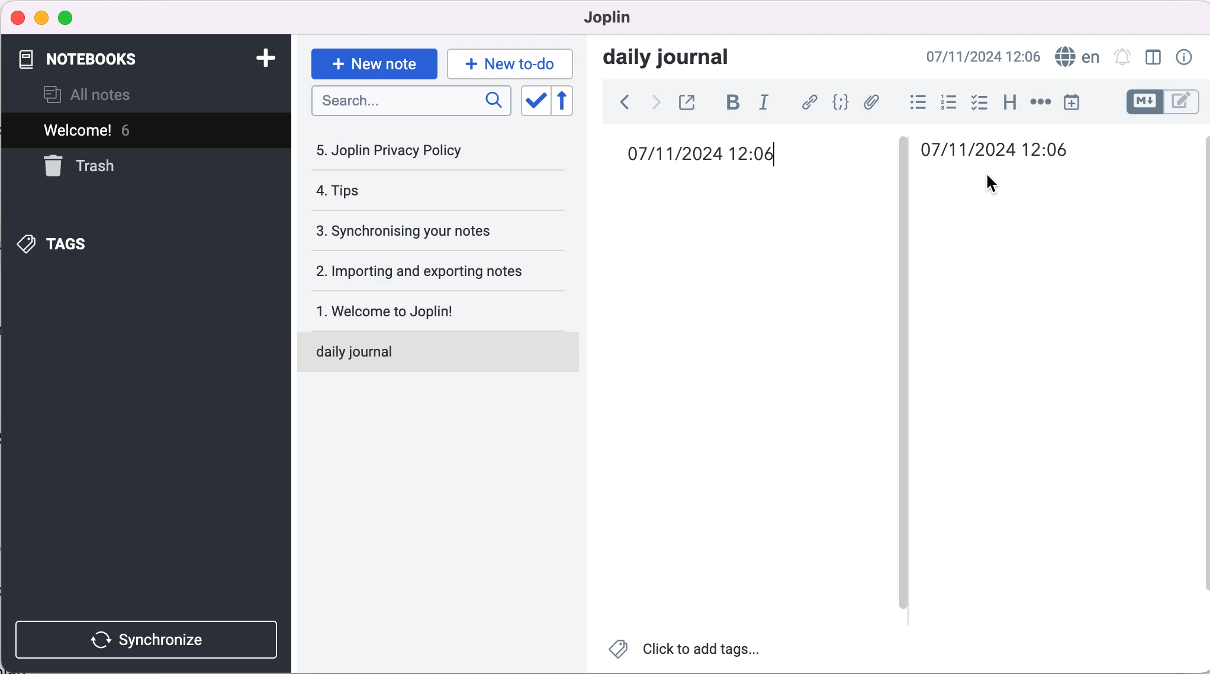  What do you see at coordinates (1006, 150) in the screenshot?
I see `time and date` at bounding box center [1006, 150].